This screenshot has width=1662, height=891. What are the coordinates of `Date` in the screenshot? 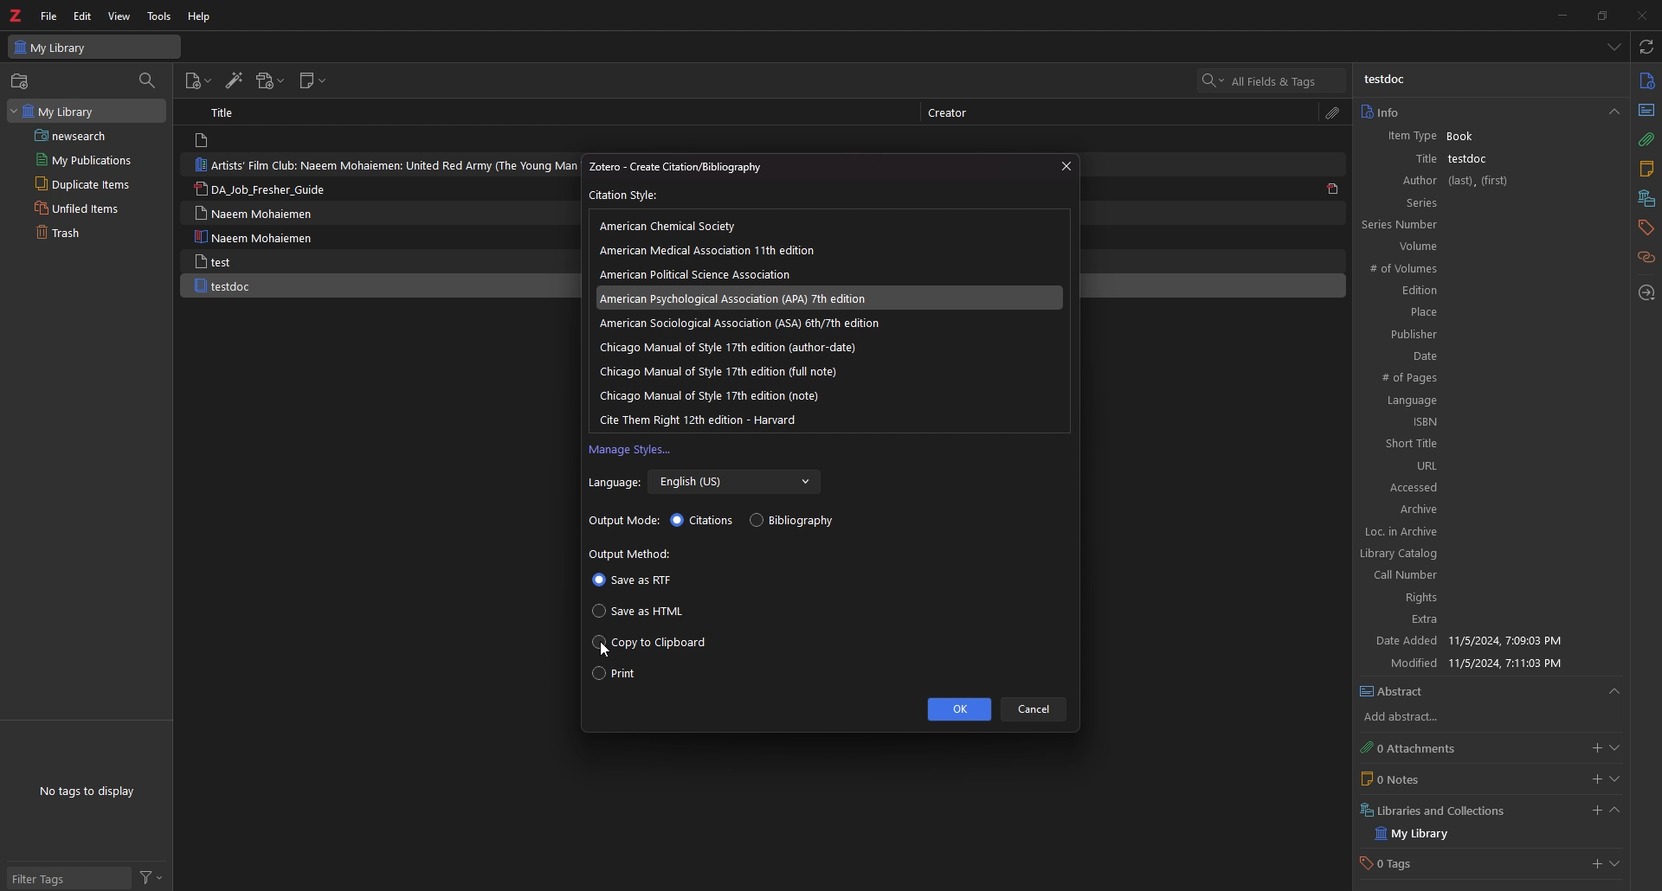 It's located at (1483, 356).